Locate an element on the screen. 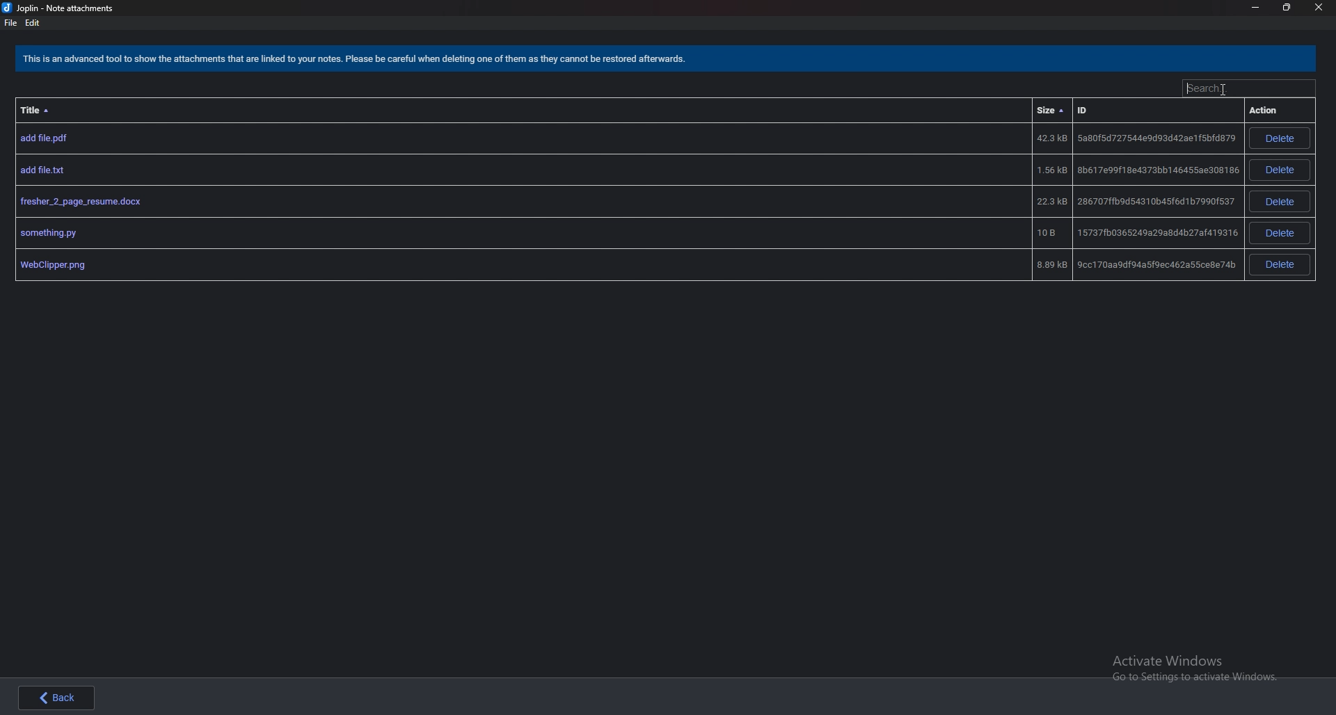 This screenshot has height=715, width=1336. close is located at coordinates (1319, 8).